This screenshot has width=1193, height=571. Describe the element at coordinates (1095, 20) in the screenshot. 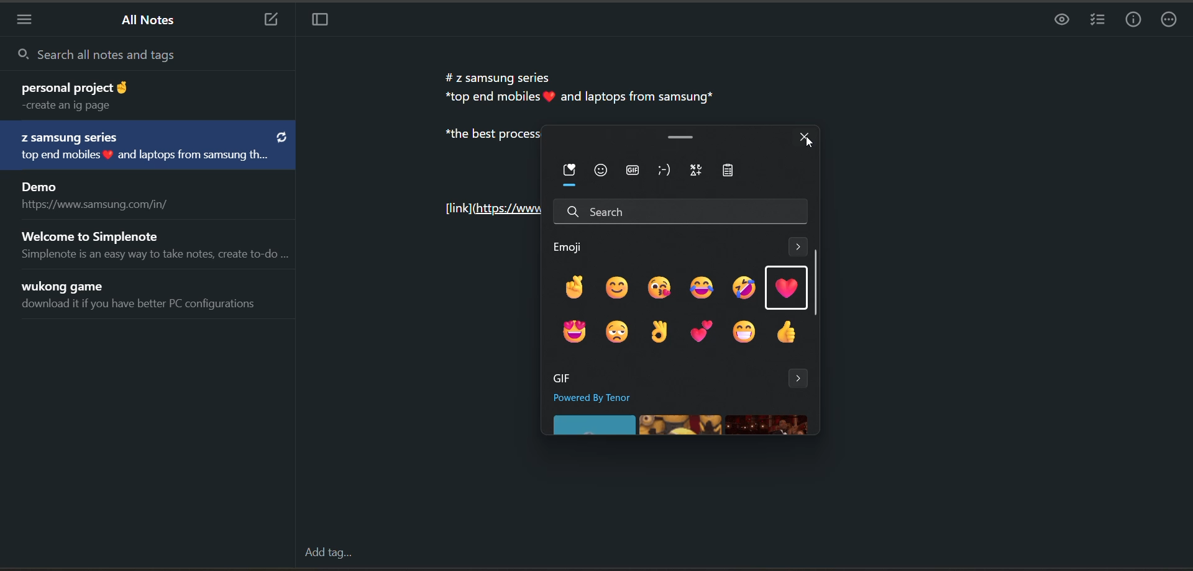

I see `insert checklist` at that location.